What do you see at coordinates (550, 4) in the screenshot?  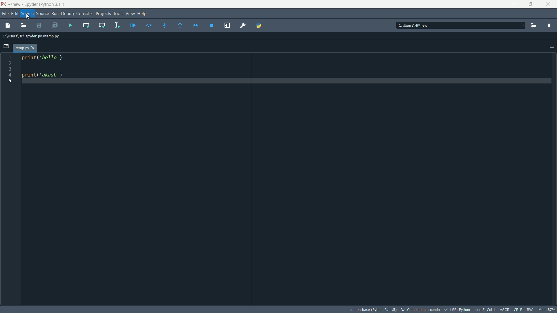 I see `close app` at bounding box center [550, 4].